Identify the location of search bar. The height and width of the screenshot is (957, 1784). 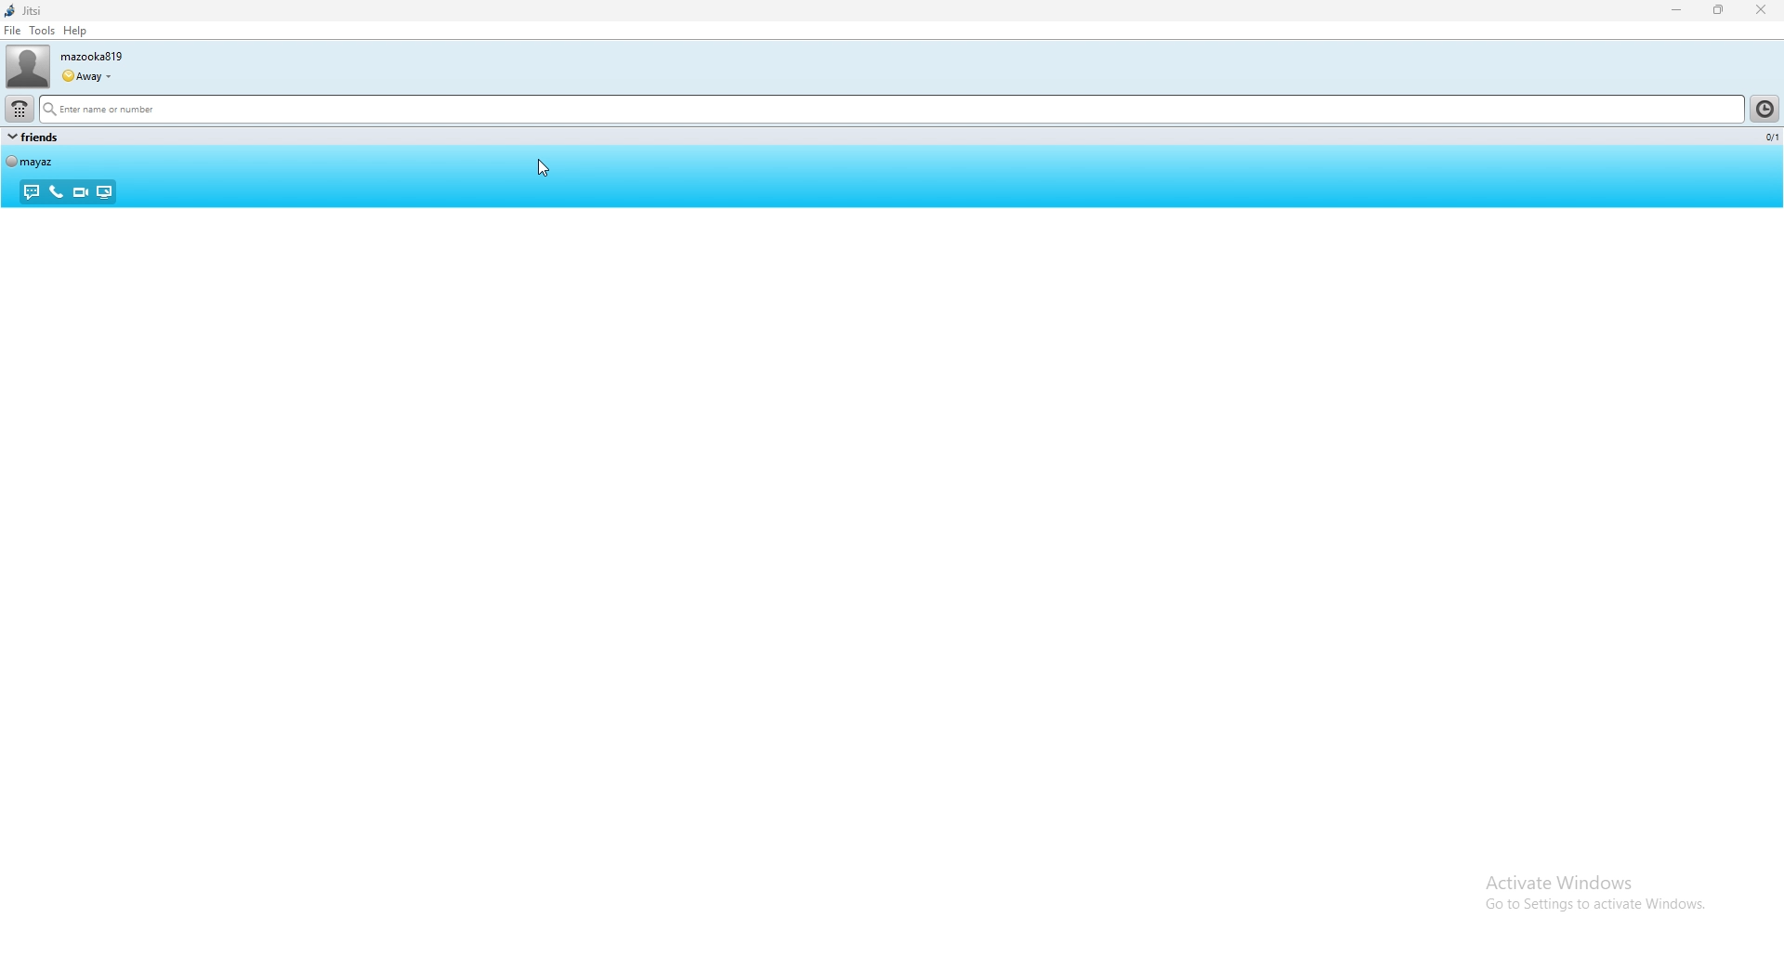
(892, 111).